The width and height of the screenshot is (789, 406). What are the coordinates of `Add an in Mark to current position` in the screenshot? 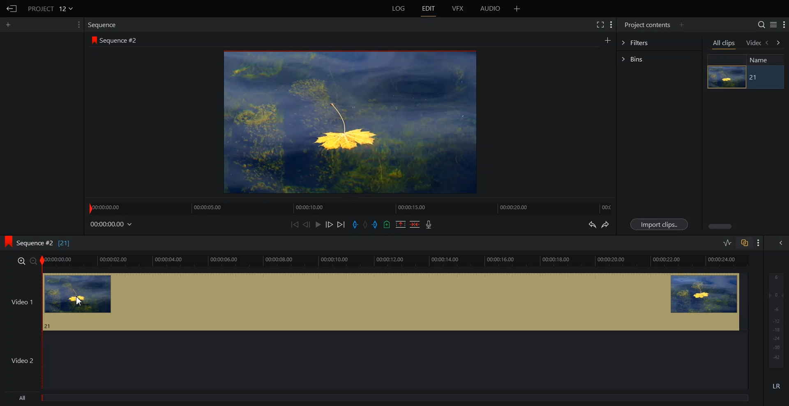 It's located at (355, 224).